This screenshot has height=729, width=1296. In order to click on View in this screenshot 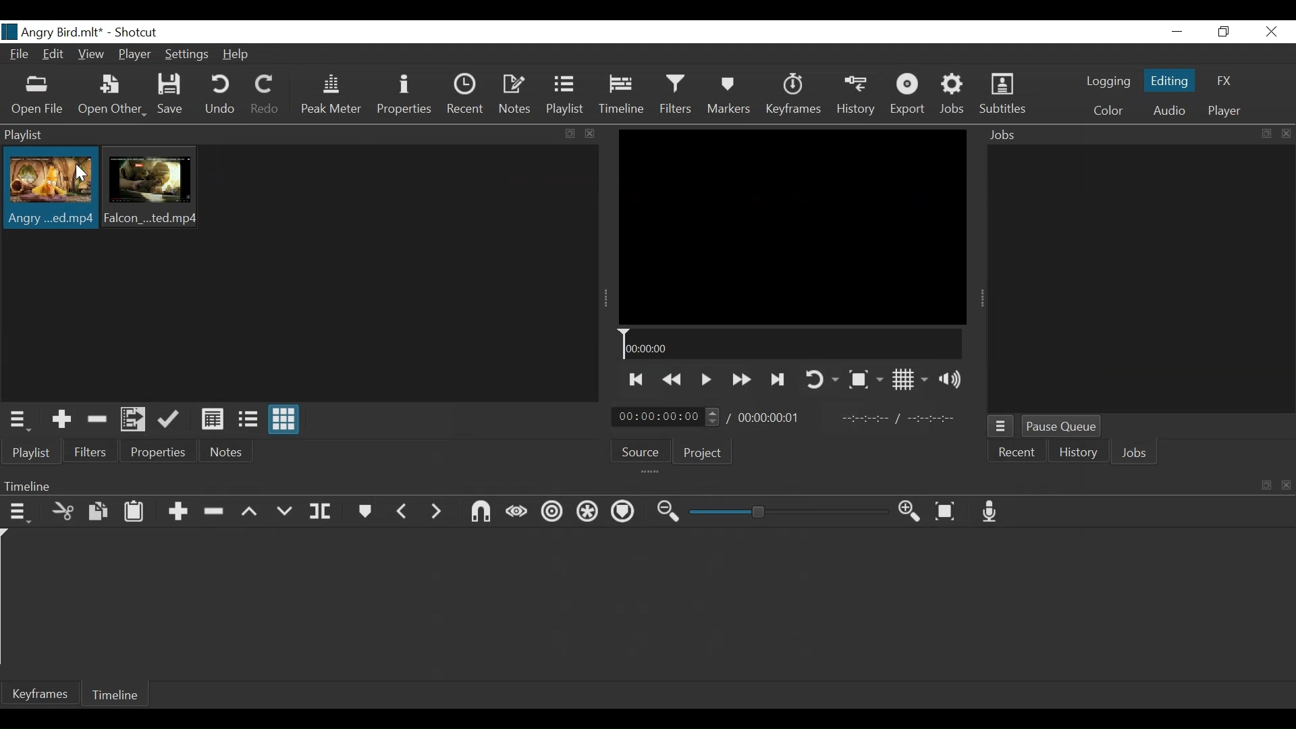, I will do `click(91, 55)`.